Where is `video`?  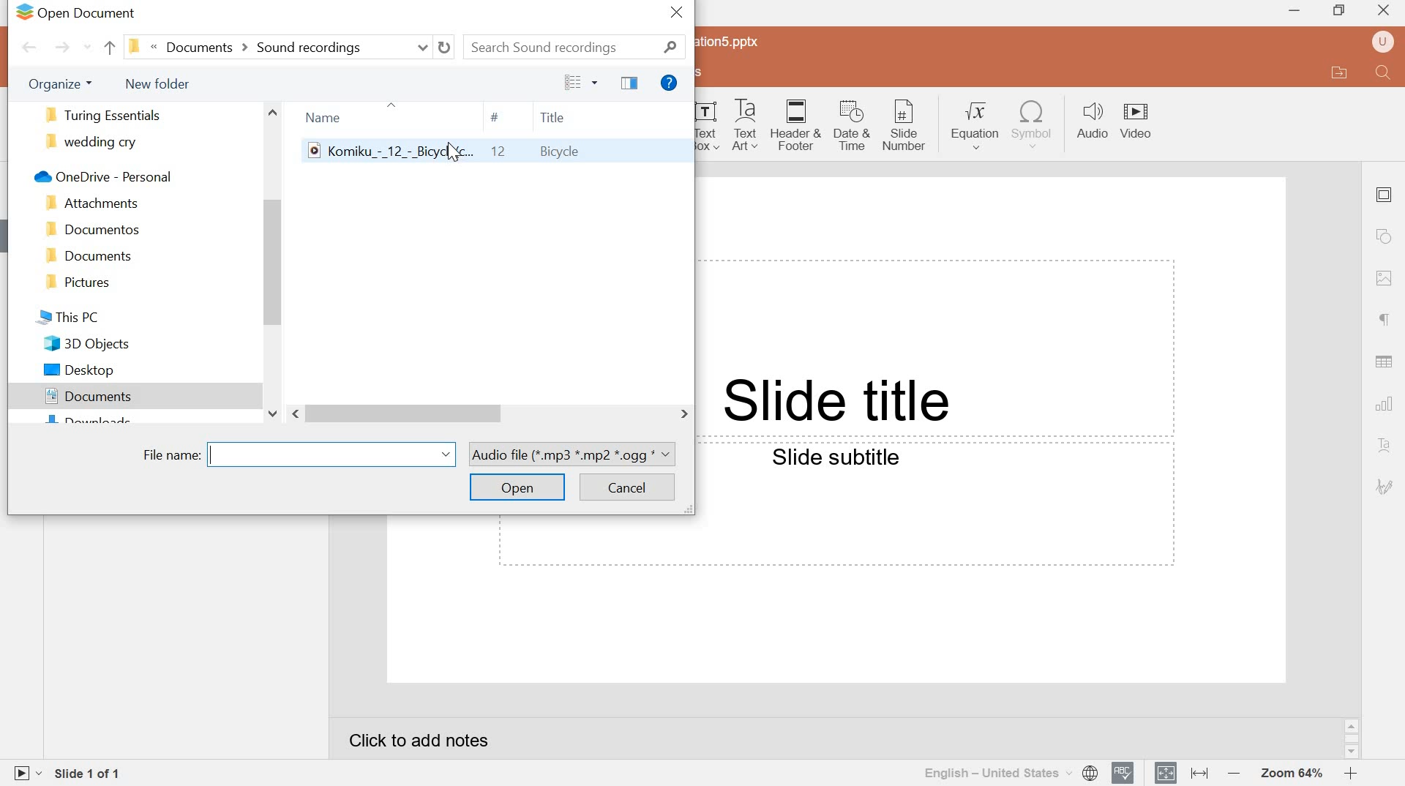
video is located at coordinates (1136, 133).